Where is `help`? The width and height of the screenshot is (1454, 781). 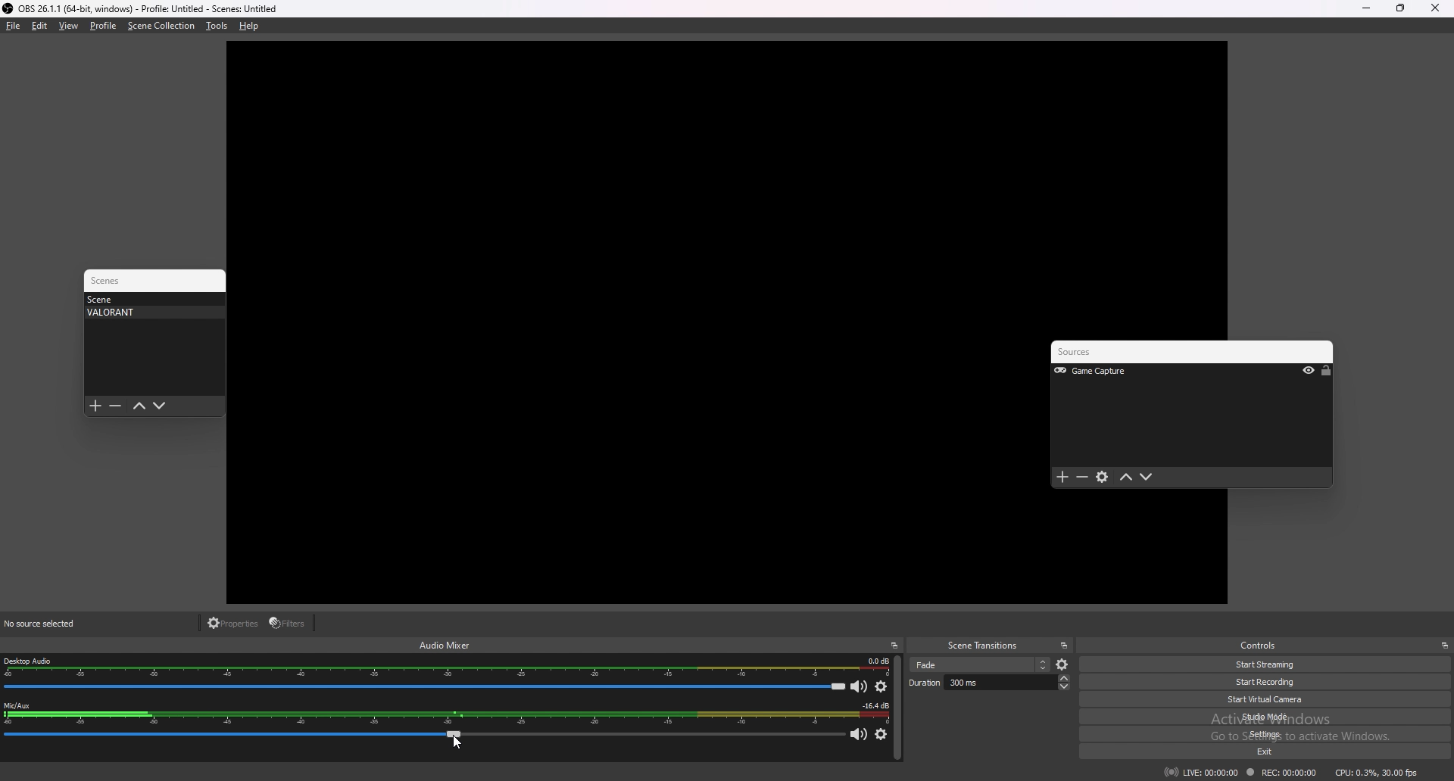 help is located at coordinates (249, 26).